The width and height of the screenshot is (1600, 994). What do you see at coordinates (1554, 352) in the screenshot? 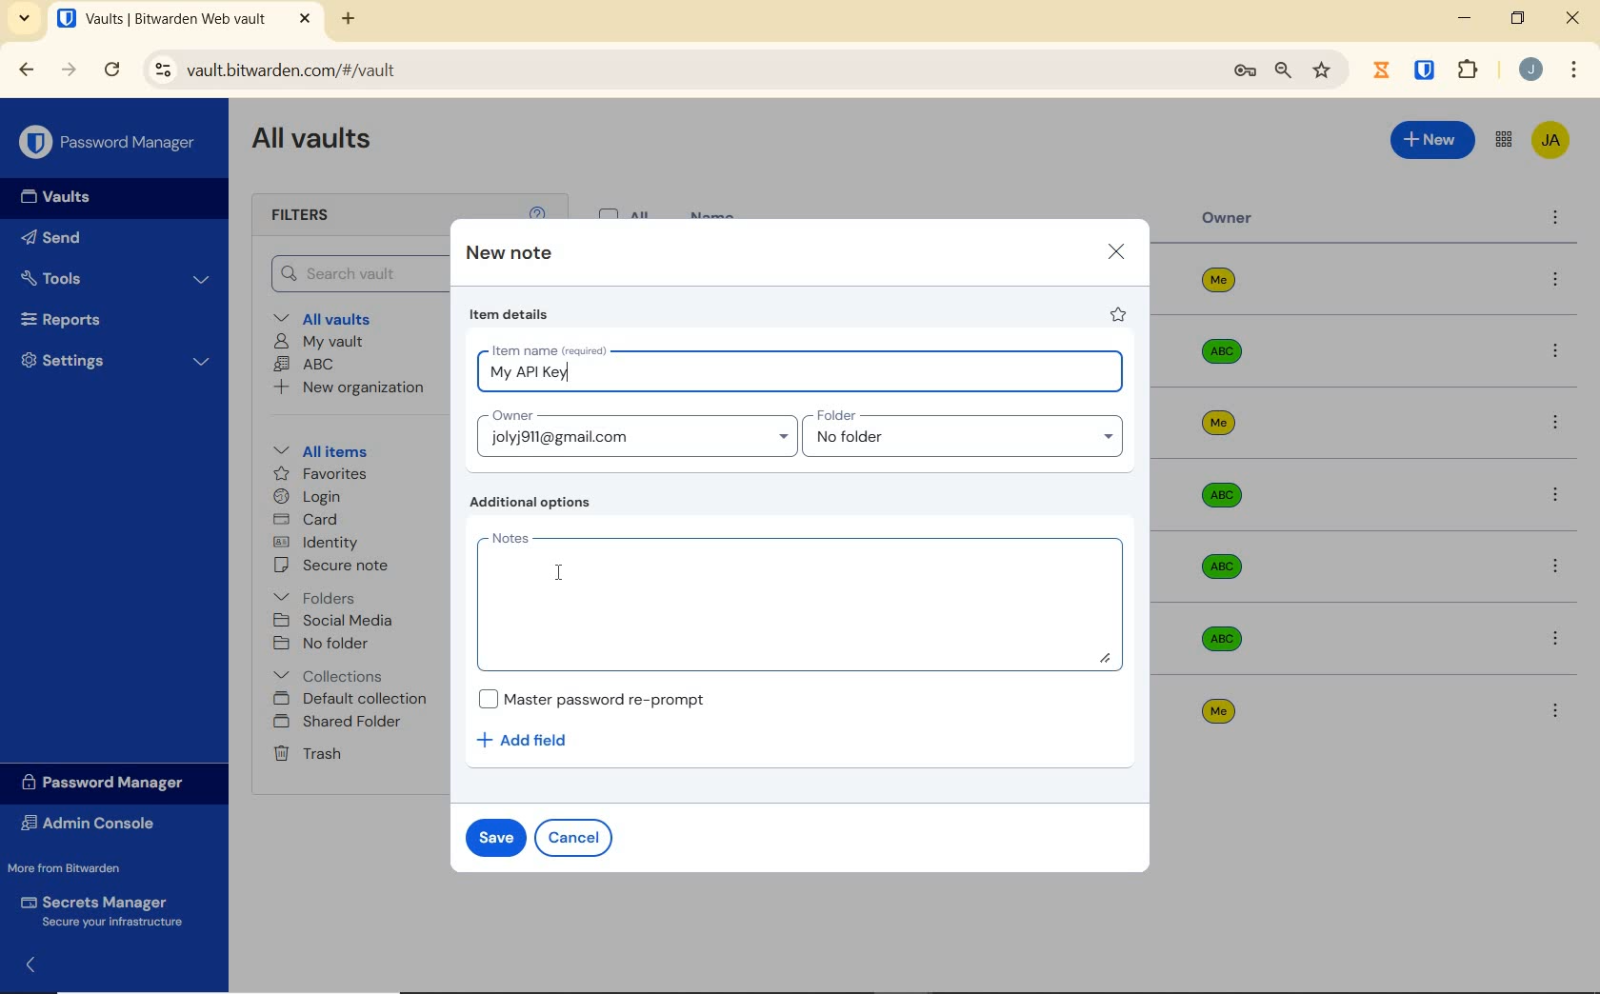
I see `more options` at bounding box center [1554, 352].